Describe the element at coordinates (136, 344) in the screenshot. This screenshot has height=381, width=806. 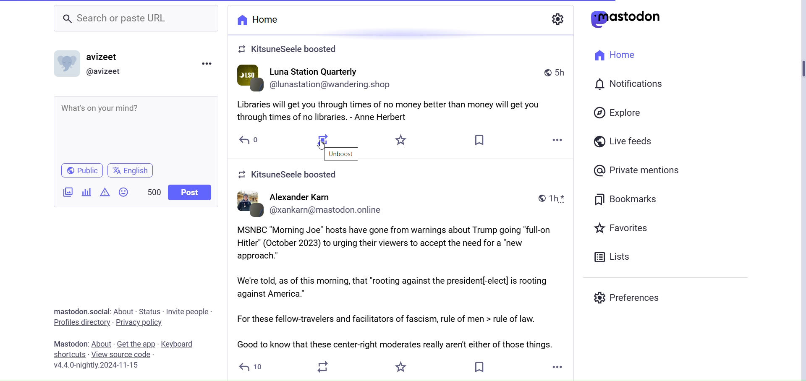
I see `Get the app` at that location.